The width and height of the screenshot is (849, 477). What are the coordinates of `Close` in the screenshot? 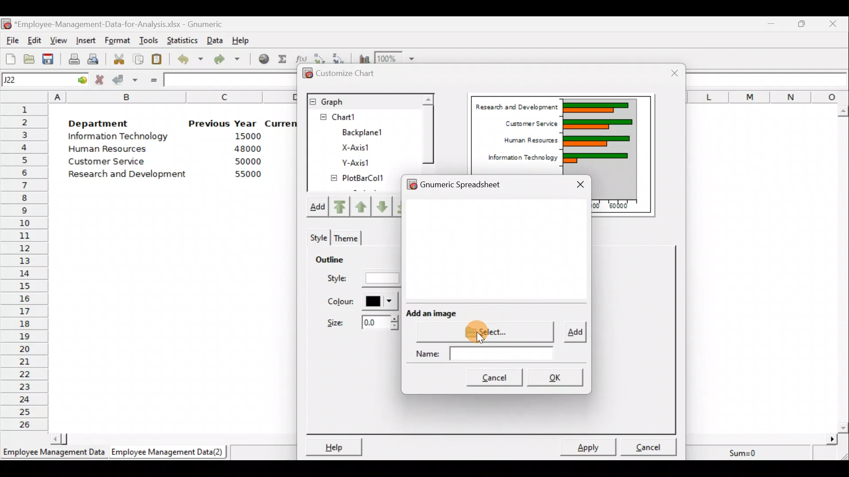 It's located at (669, 72).